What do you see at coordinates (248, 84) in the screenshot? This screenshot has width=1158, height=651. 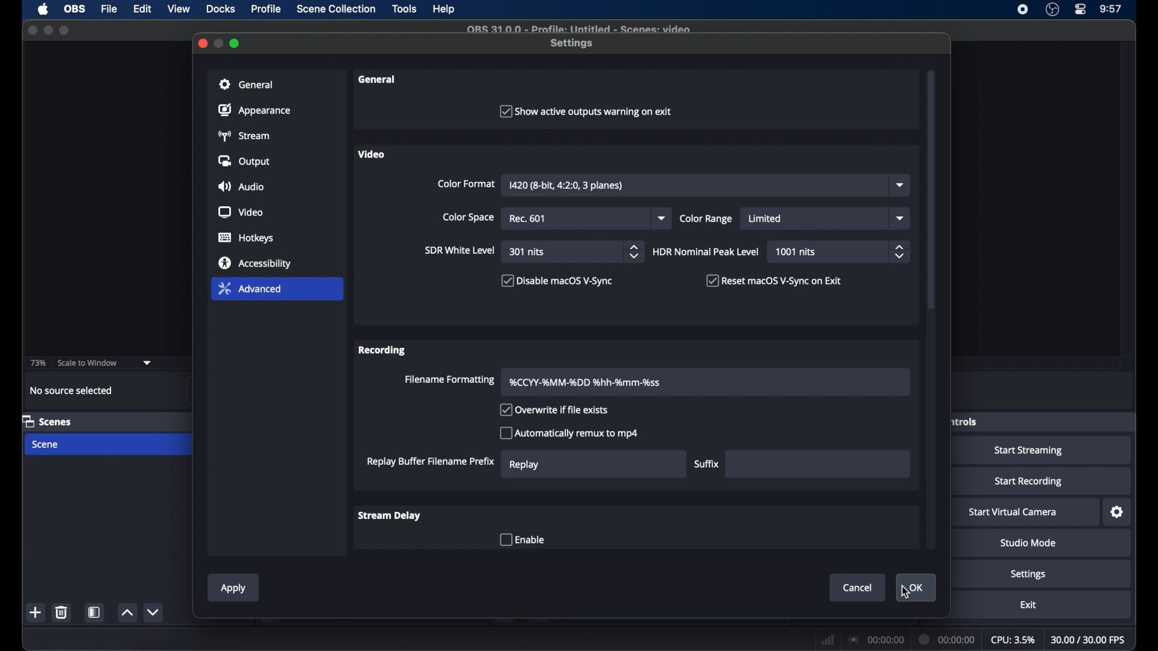 I see `general` at bounding box center [248, 84].